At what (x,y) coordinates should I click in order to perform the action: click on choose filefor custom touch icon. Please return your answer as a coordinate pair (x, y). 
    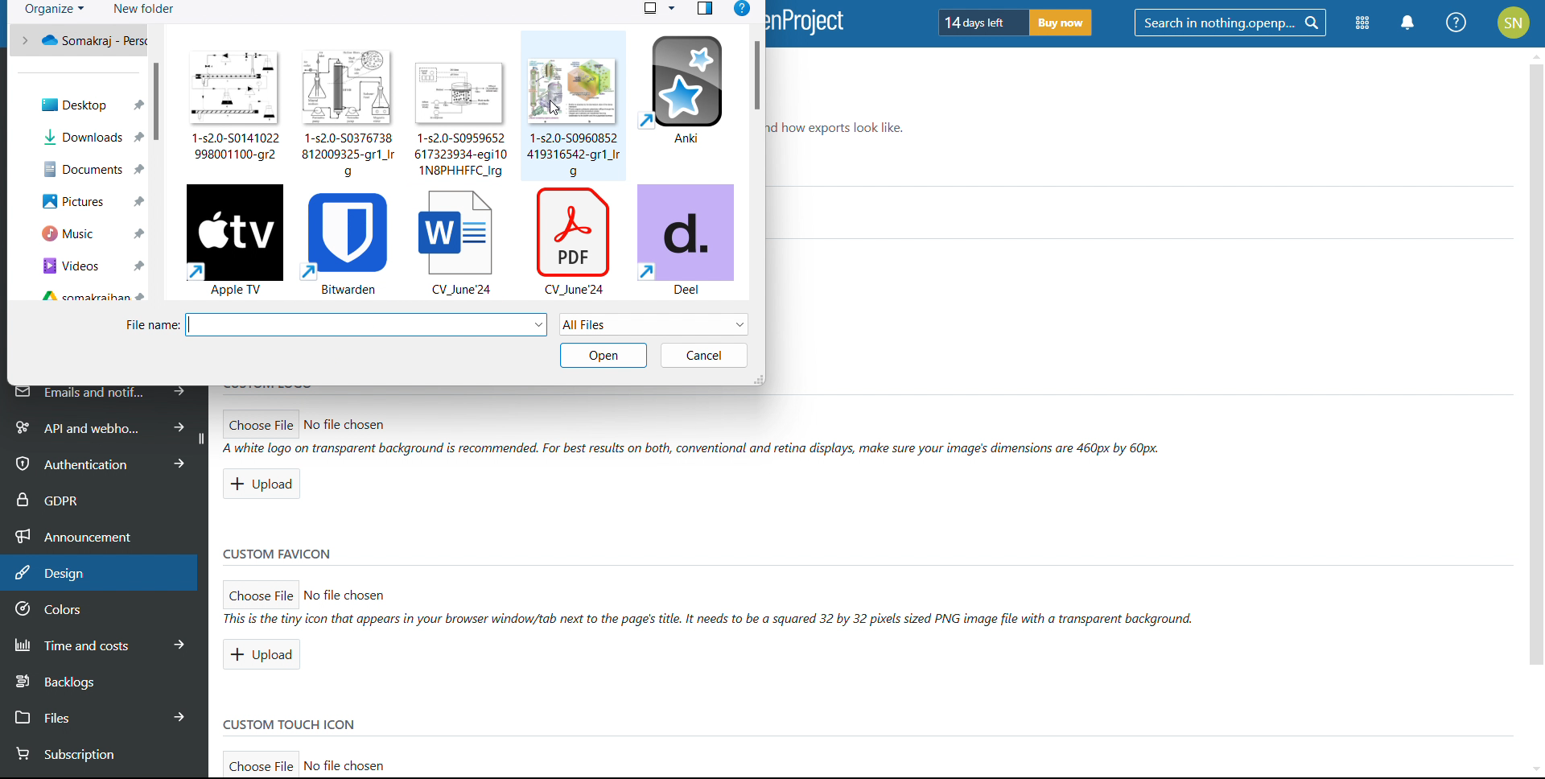
    Looking at the image, I should click on (259, 766).